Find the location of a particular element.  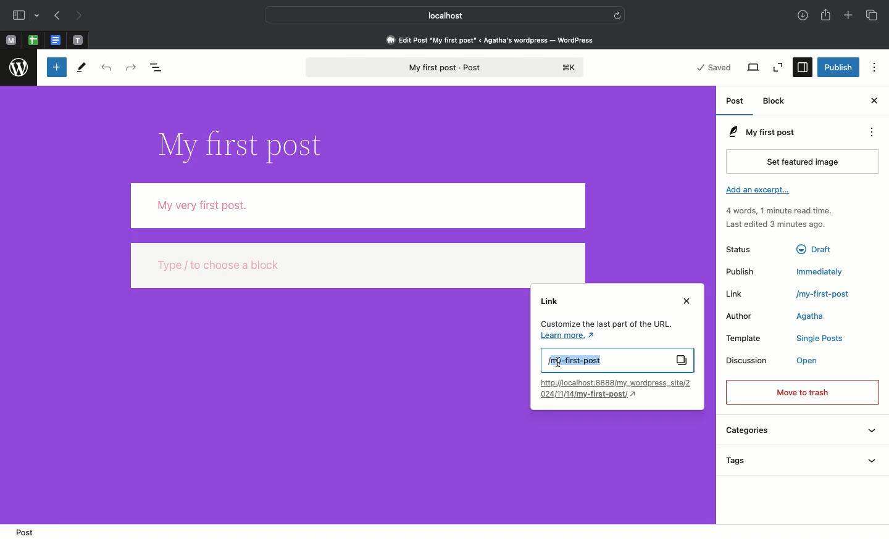

Zoom out is located at coordinates (779, 68).